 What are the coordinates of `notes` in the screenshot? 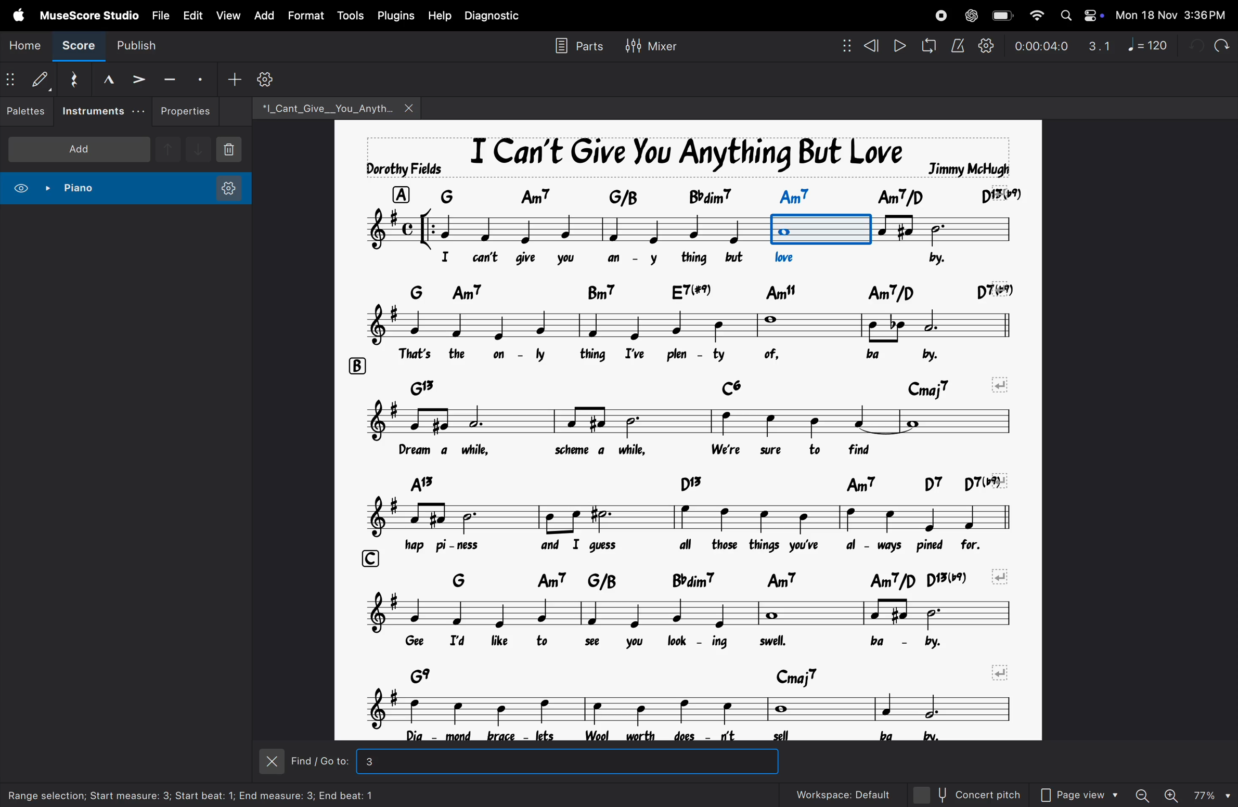 It's located at (560, 229).